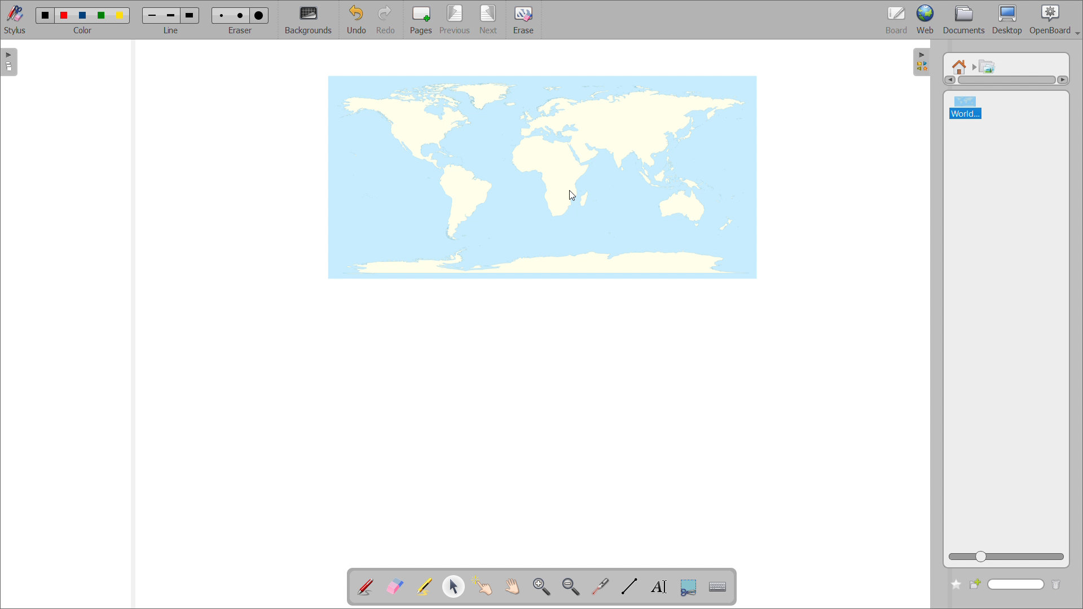 This screenshot has width=1083, height=609. Describe the element at coordinates (718, 587) in the screenshot. I see `virtual keyboard` at that location.